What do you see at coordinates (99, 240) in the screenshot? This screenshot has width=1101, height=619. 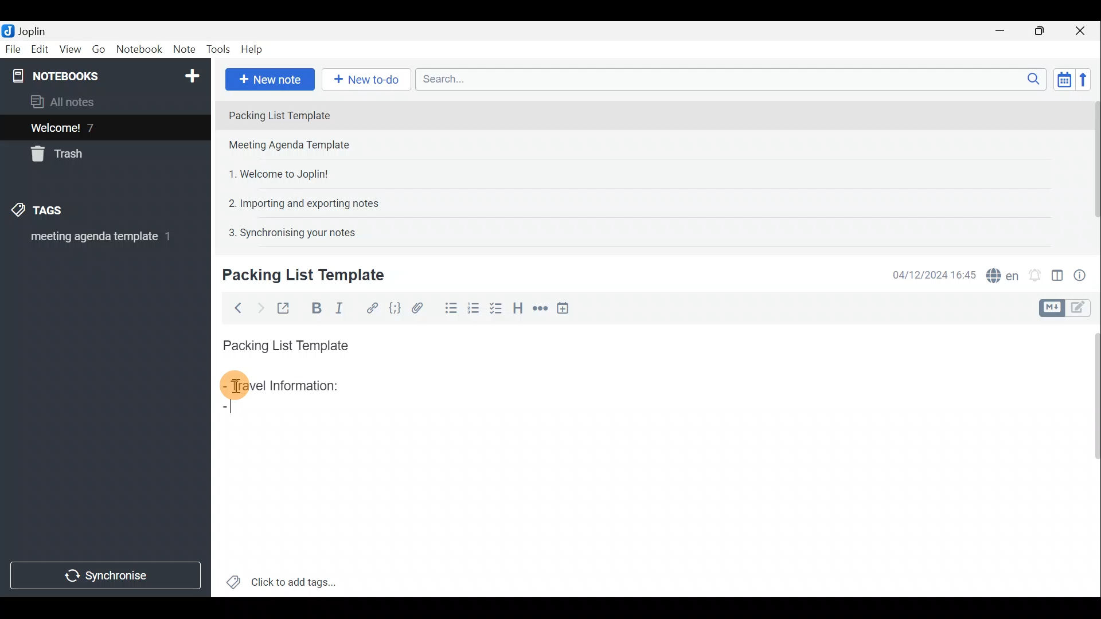 I see `meeting agenda template` at bounding box center [99, 240].